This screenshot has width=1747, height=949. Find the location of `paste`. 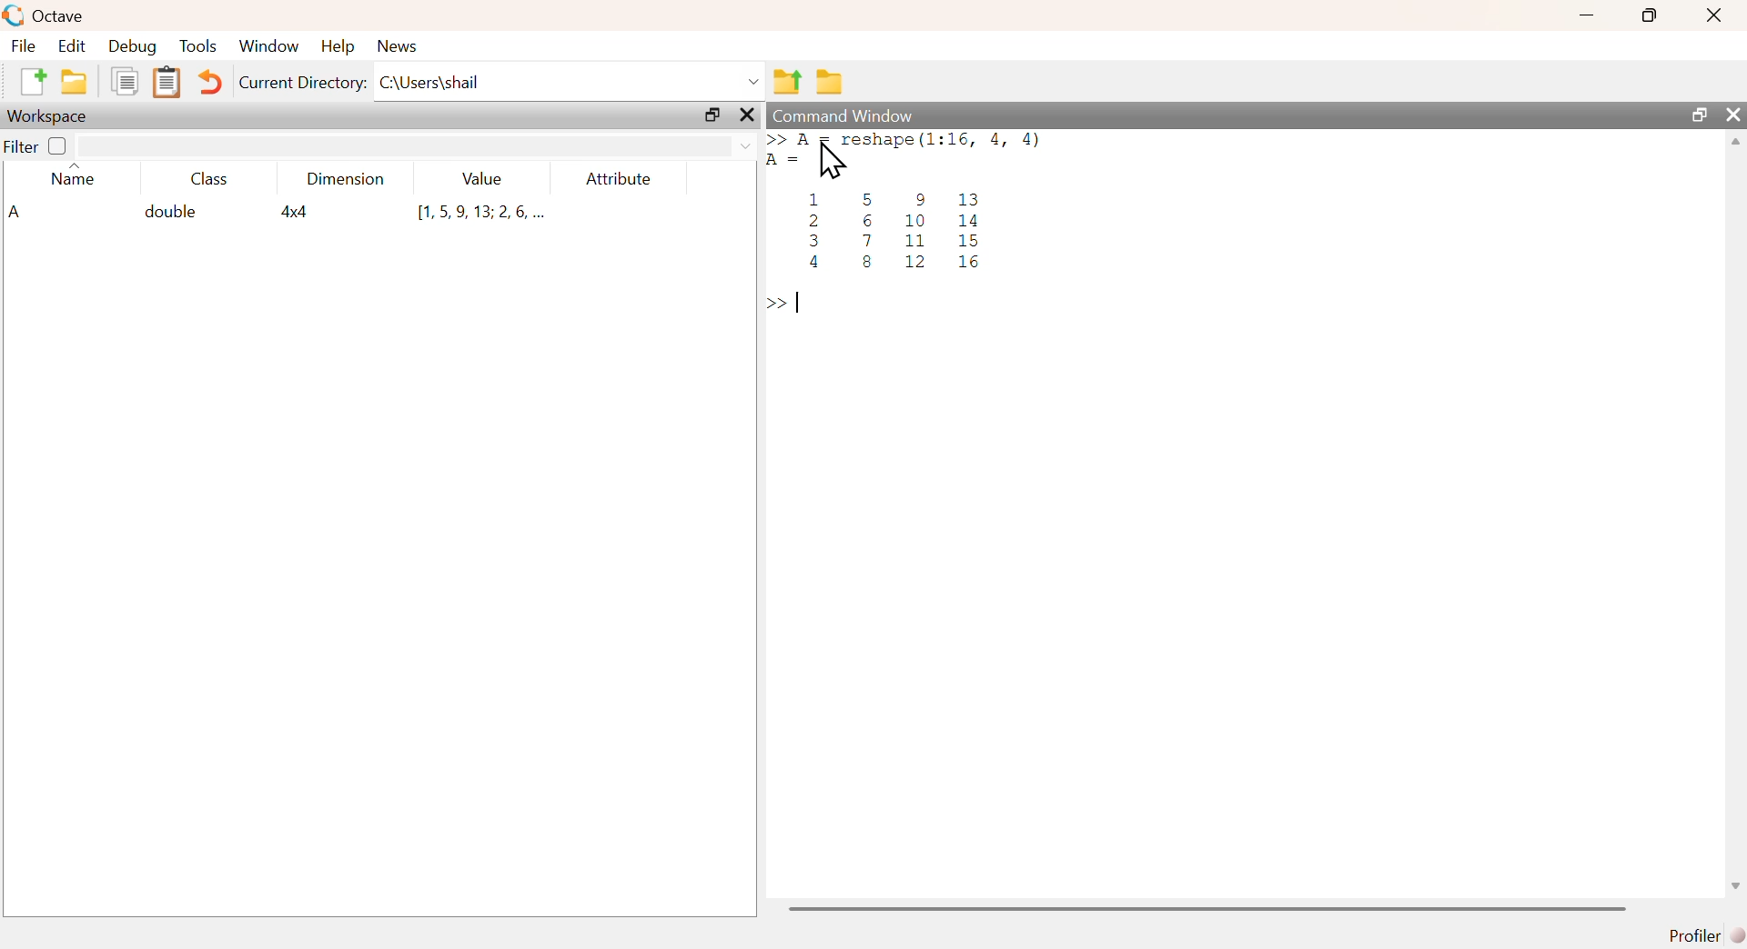

paste is located at coordinates (167, 84).